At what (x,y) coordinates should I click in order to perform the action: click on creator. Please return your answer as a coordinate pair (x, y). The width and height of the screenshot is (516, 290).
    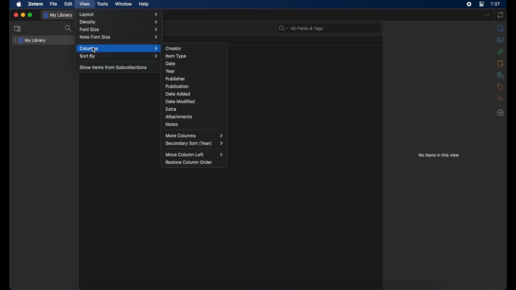
    Looking at the image, I should click on (174, 48).